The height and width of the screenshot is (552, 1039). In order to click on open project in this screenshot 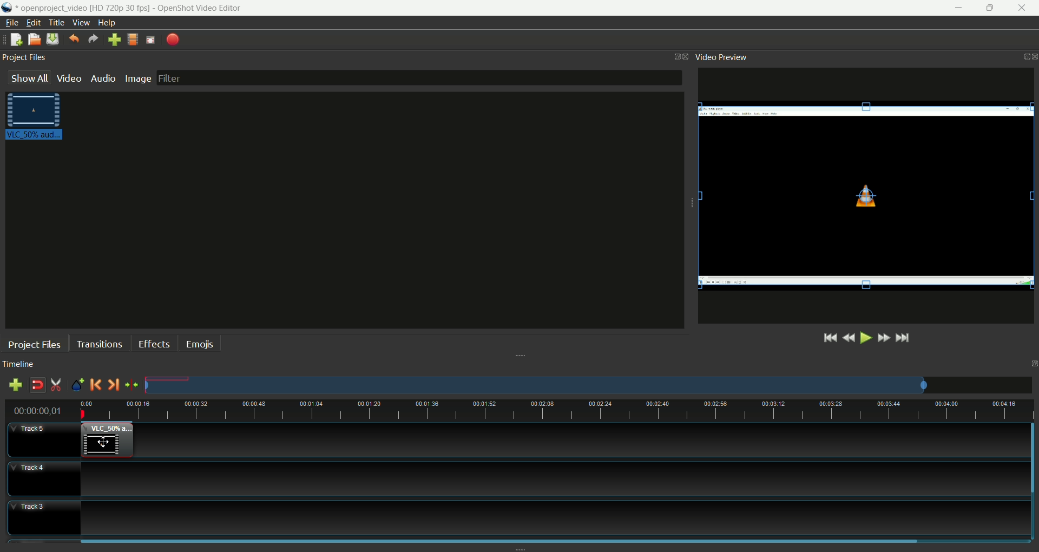, I will do `click(34, 41)`.